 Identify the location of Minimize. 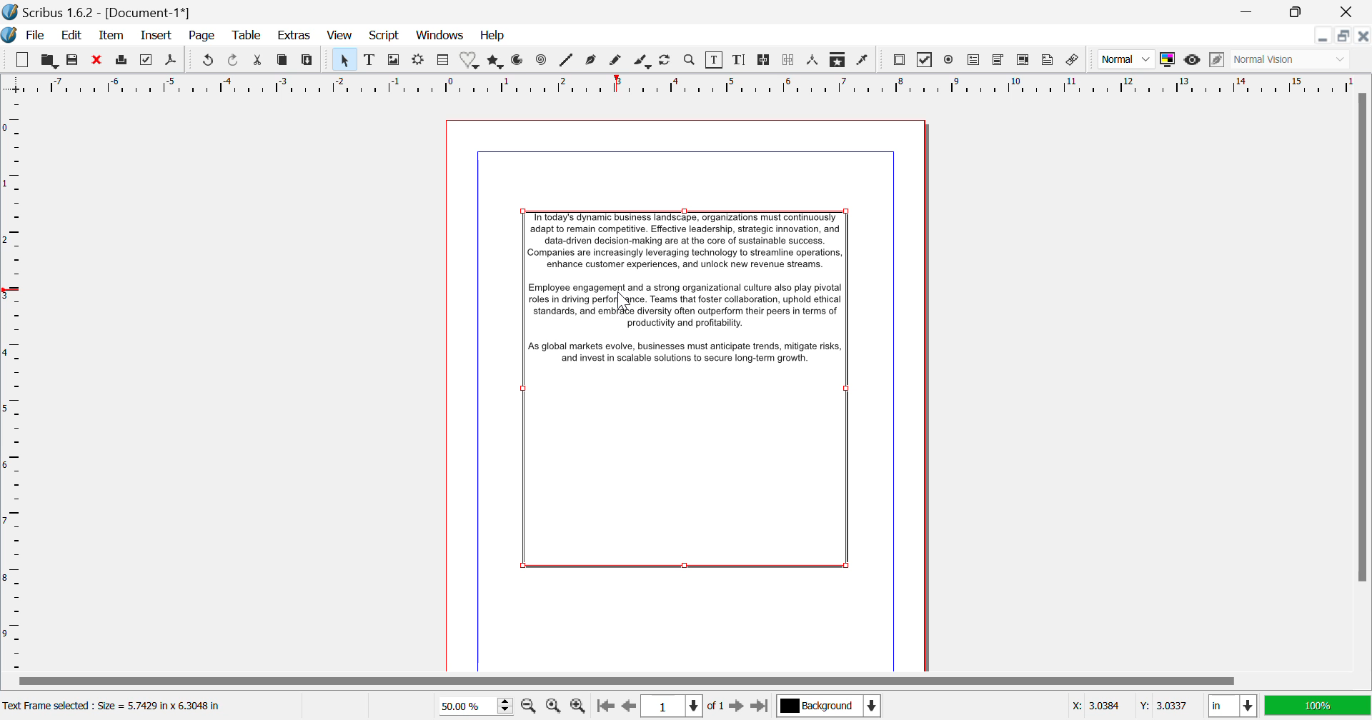
(1298, 12).